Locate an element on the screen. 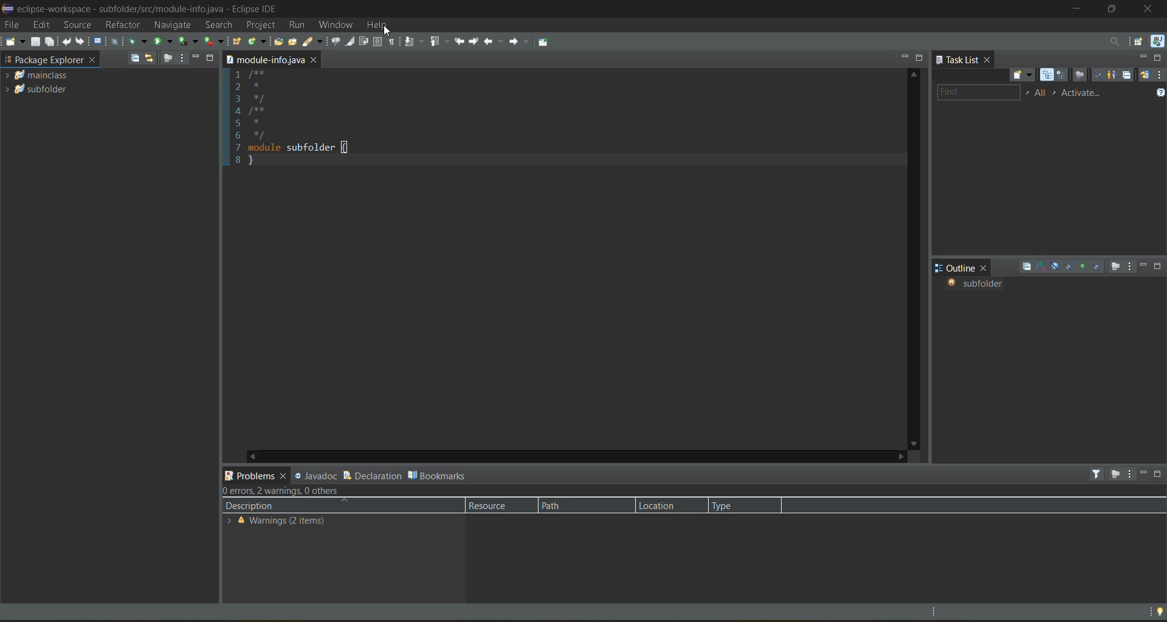  new is located at coordinates (14, 44).